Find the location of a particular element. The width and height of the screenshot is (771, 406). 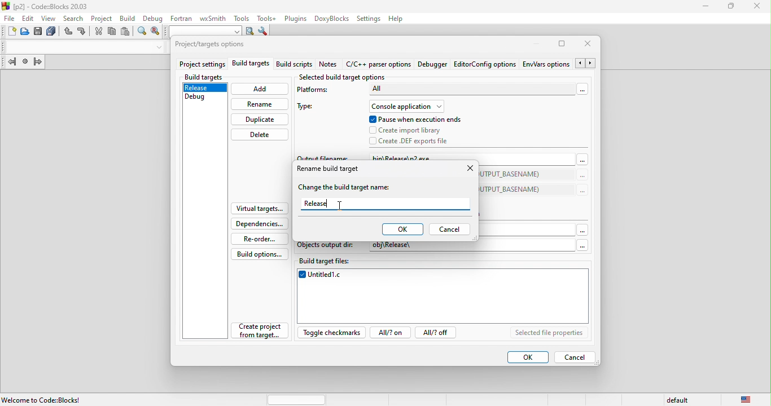

doxyblocks is located at coordinates (330, 19).